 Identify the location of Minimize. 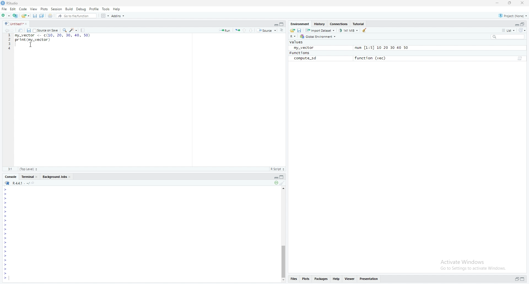
(516, 25).